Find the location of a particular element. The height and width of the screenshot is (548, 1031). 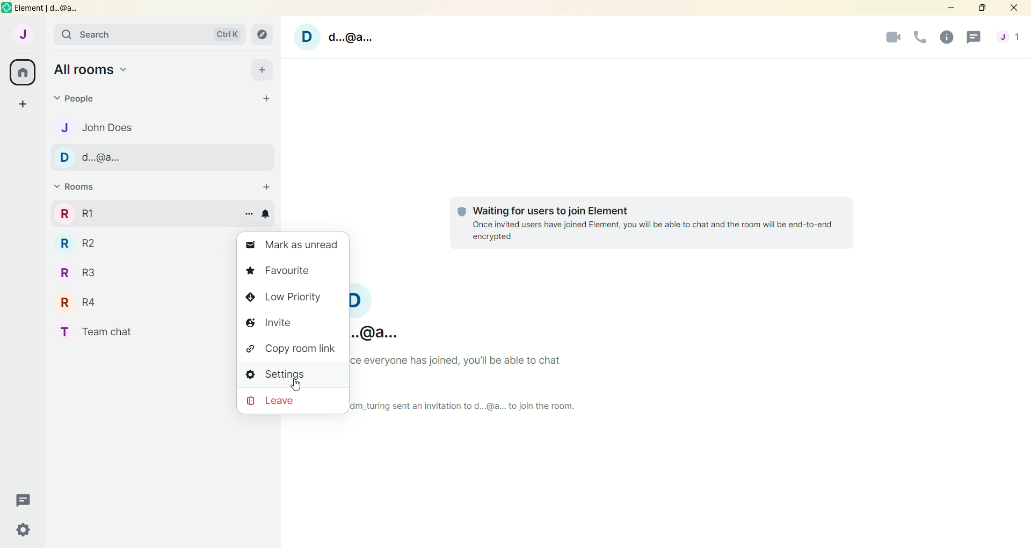

Element | d..@a... is located at coordinates (47, 8).